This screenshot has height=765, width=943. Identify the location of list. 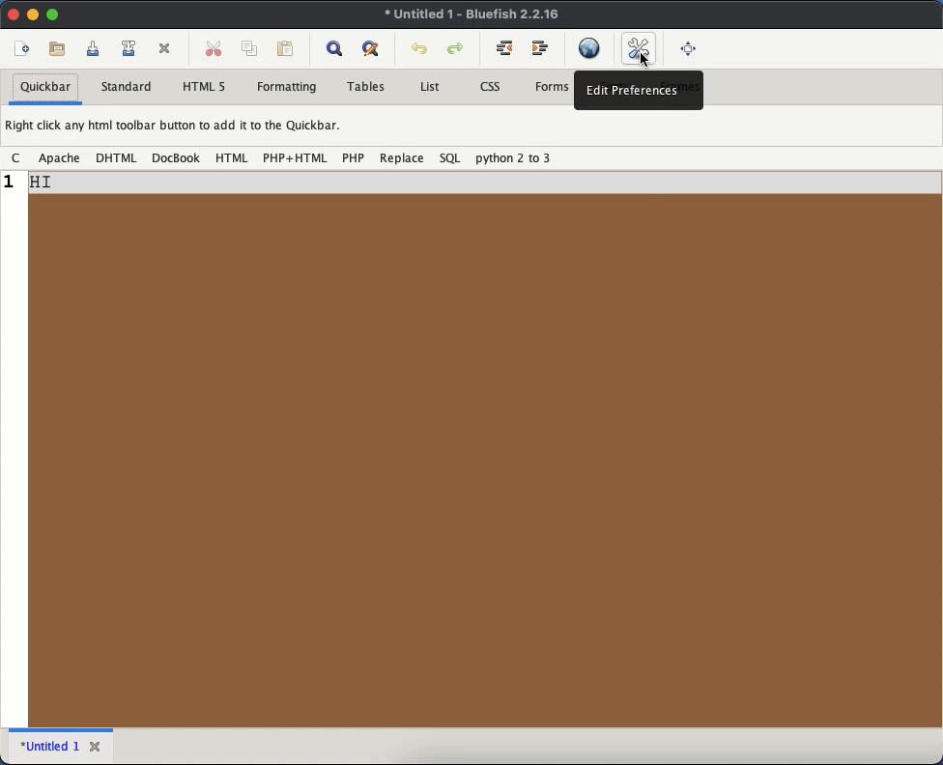
(430, 86).